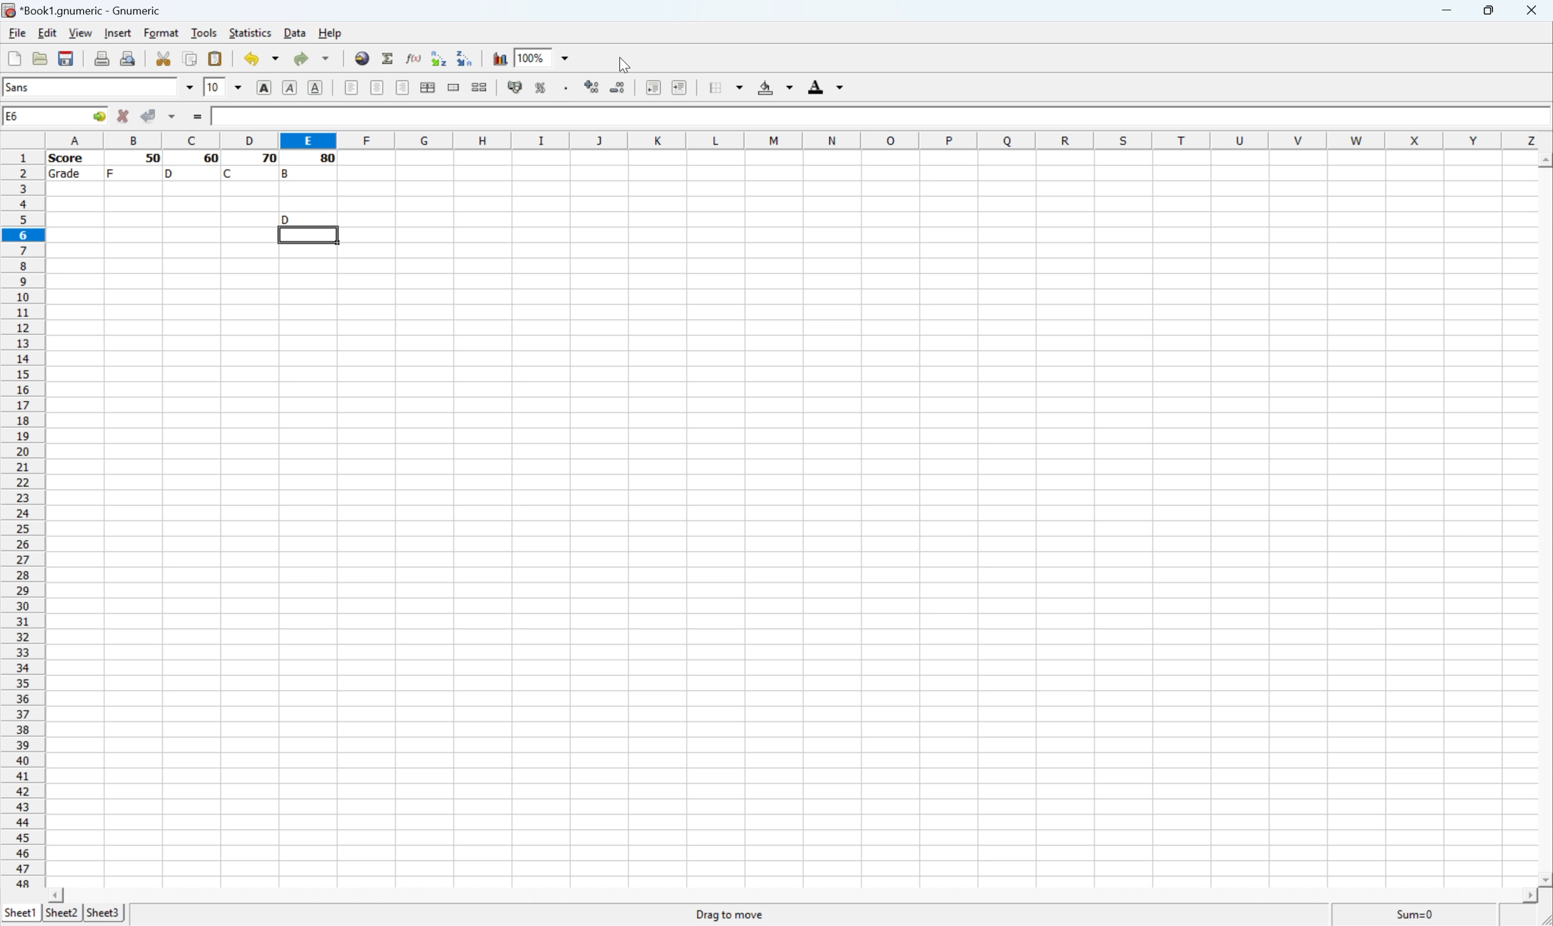  What do you see at coordinates (24, 515) in the screenshot?
I see `Row Numbers` at bounding box center [24, 515].